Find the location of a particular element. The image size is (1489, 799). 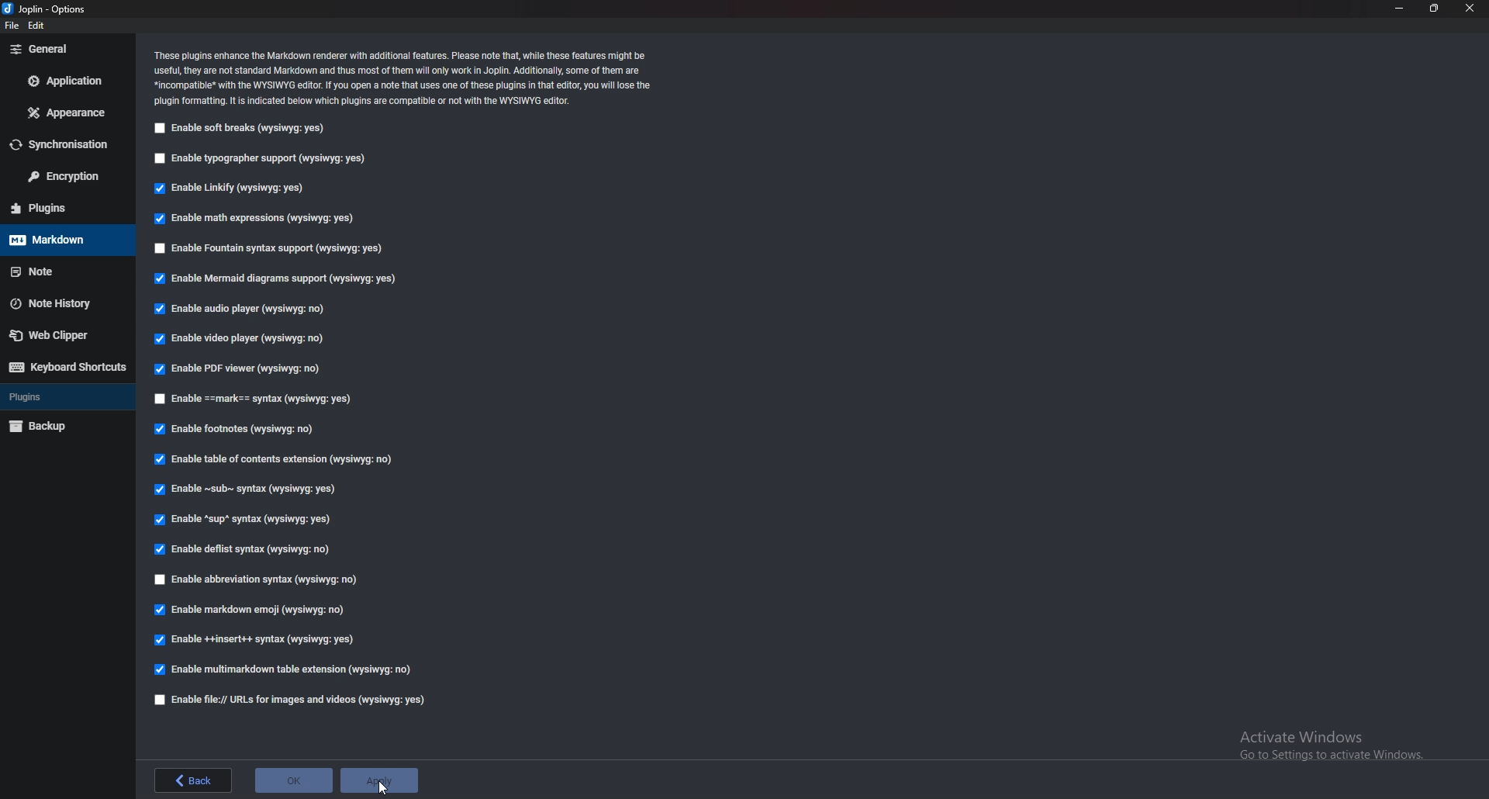

mark down is located at coordinates (60, 239).